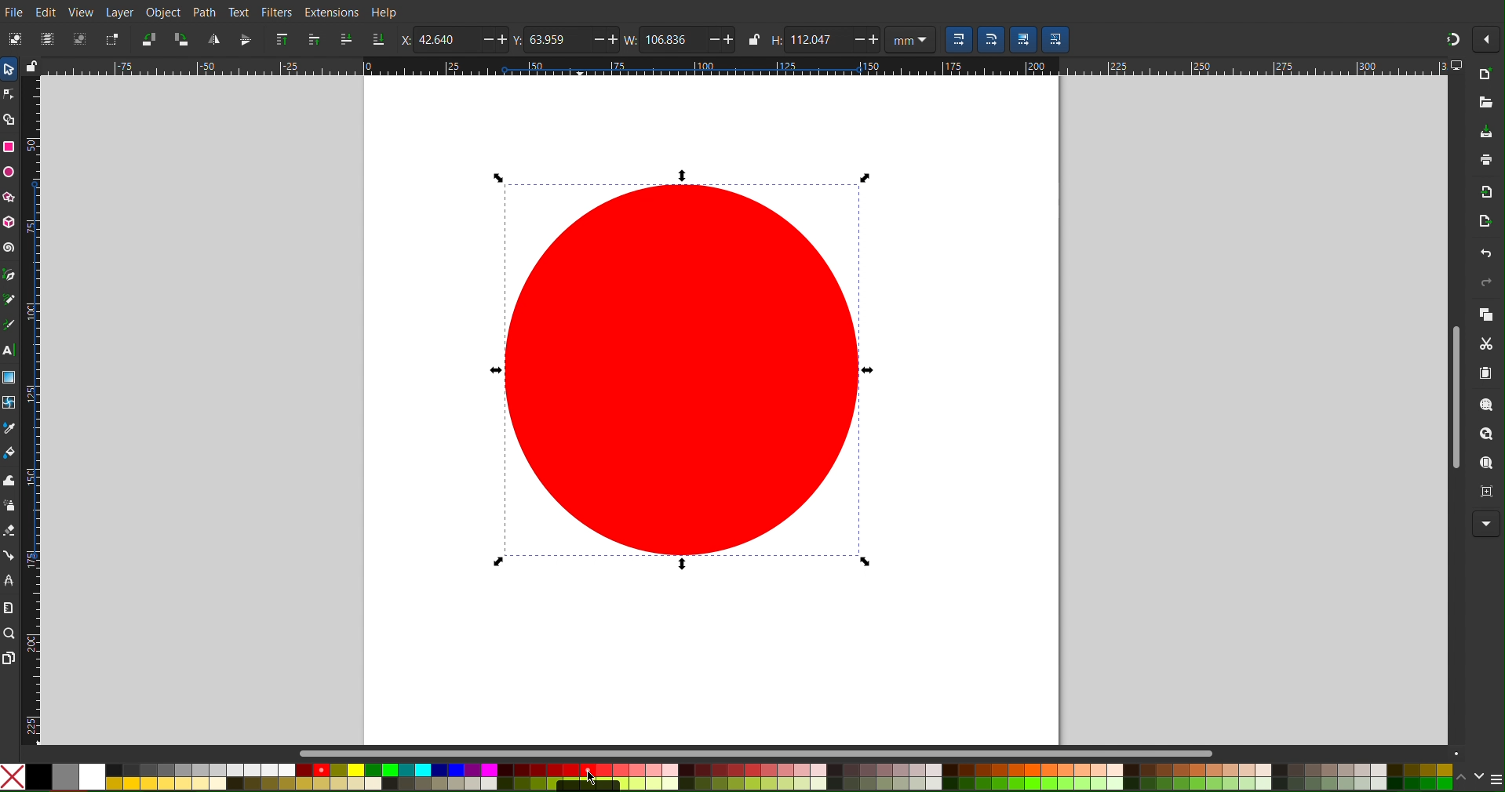  Describe the element at coordinates (9, 69) in the screenshot. I see `Select` at that location.